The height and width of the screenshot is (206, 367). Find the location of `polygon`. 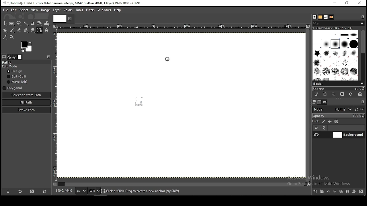

polygon is located at coordinates (13, 88).